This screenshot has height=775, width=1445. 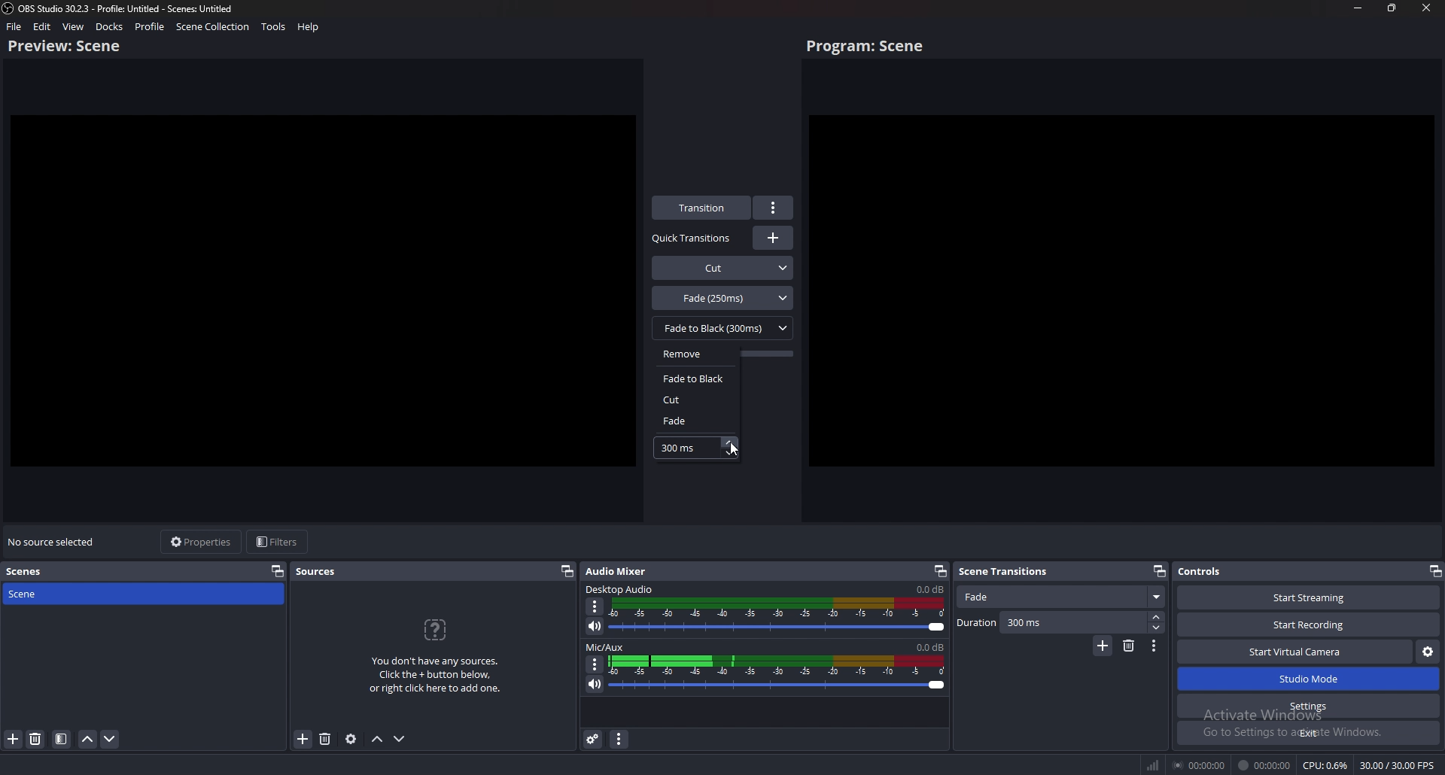 I want to click on CPU: 0.3%, so click(x=1326, y=765).